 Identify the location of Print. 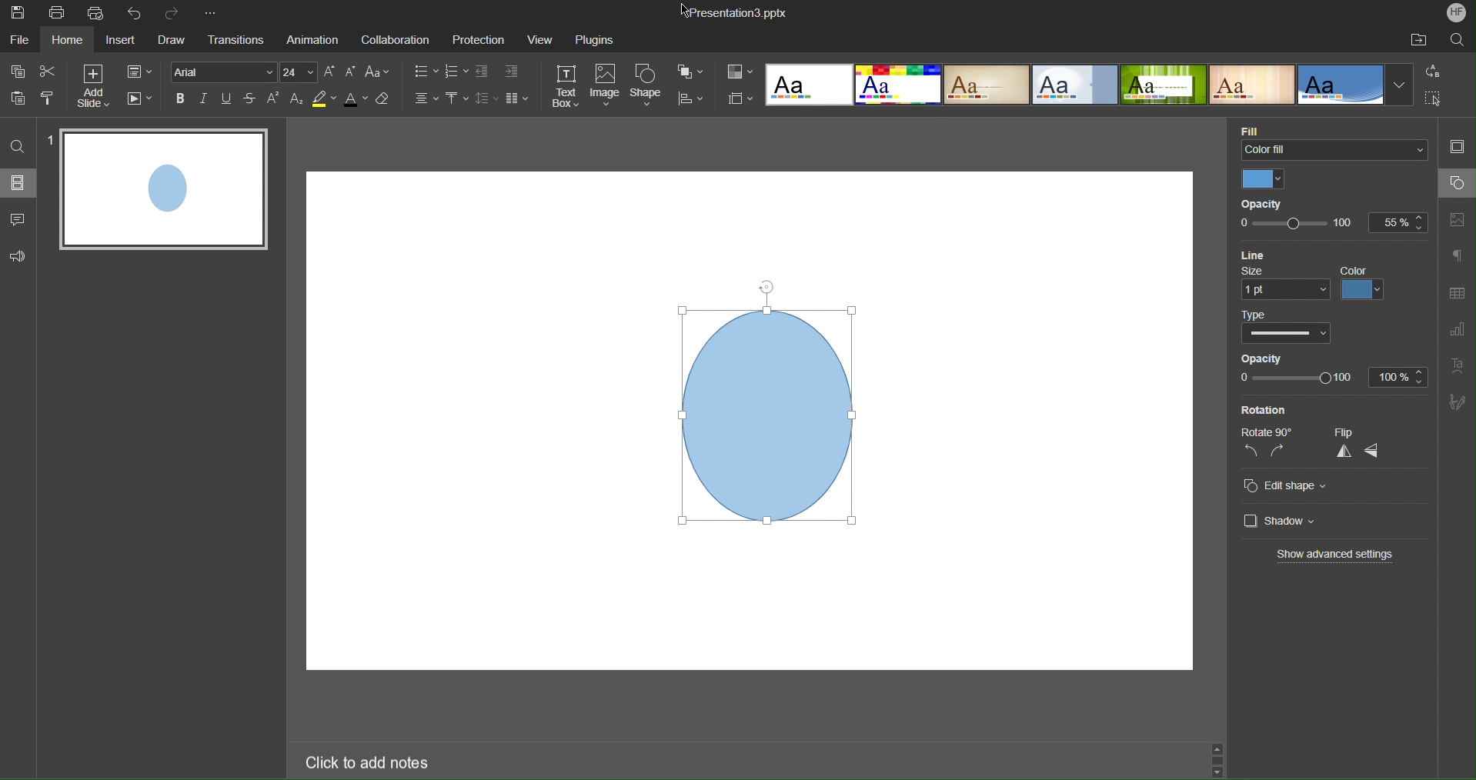
(57, 12).